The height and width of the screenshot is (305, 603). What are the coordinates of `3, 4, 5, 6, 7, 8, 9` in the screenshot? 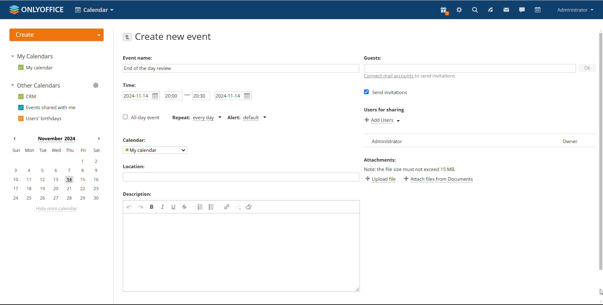 It's located at (56, 170).